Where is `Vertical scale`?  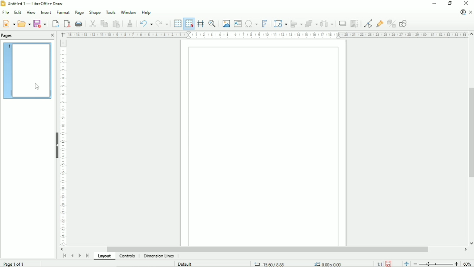
Vertical scale is located at coordinates (63, 143).